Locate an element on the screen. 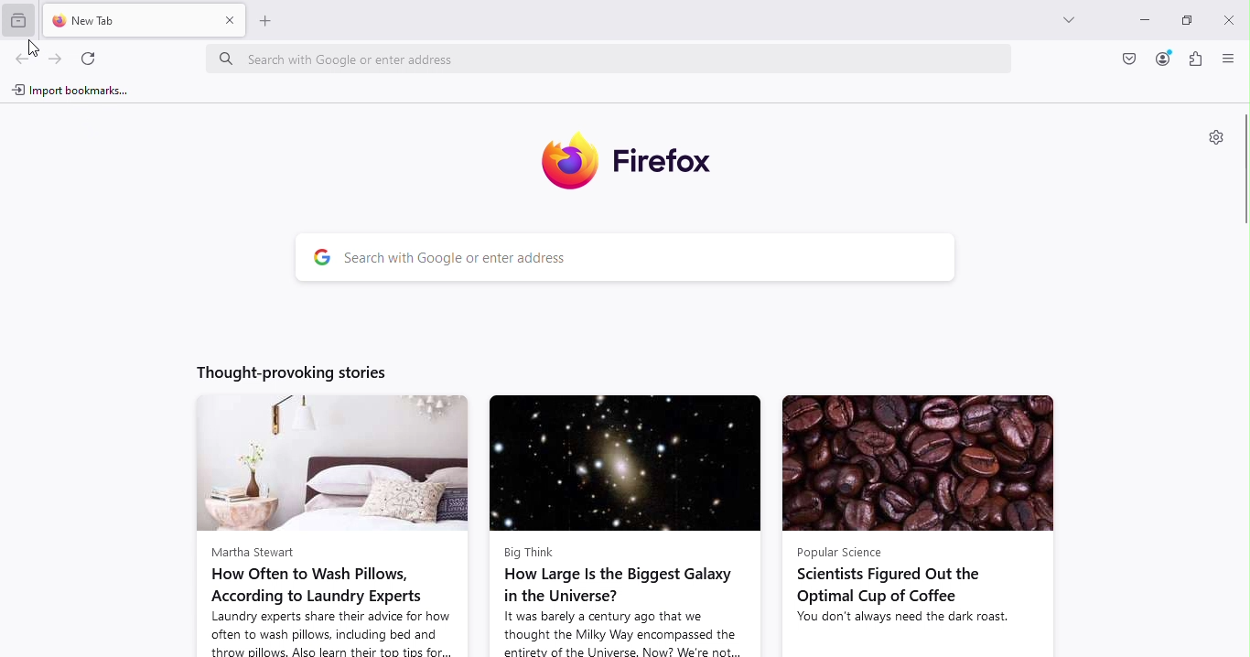 The height and width of the screenshot is (657, 1250). Close tab is located at coordinates (230, 21).